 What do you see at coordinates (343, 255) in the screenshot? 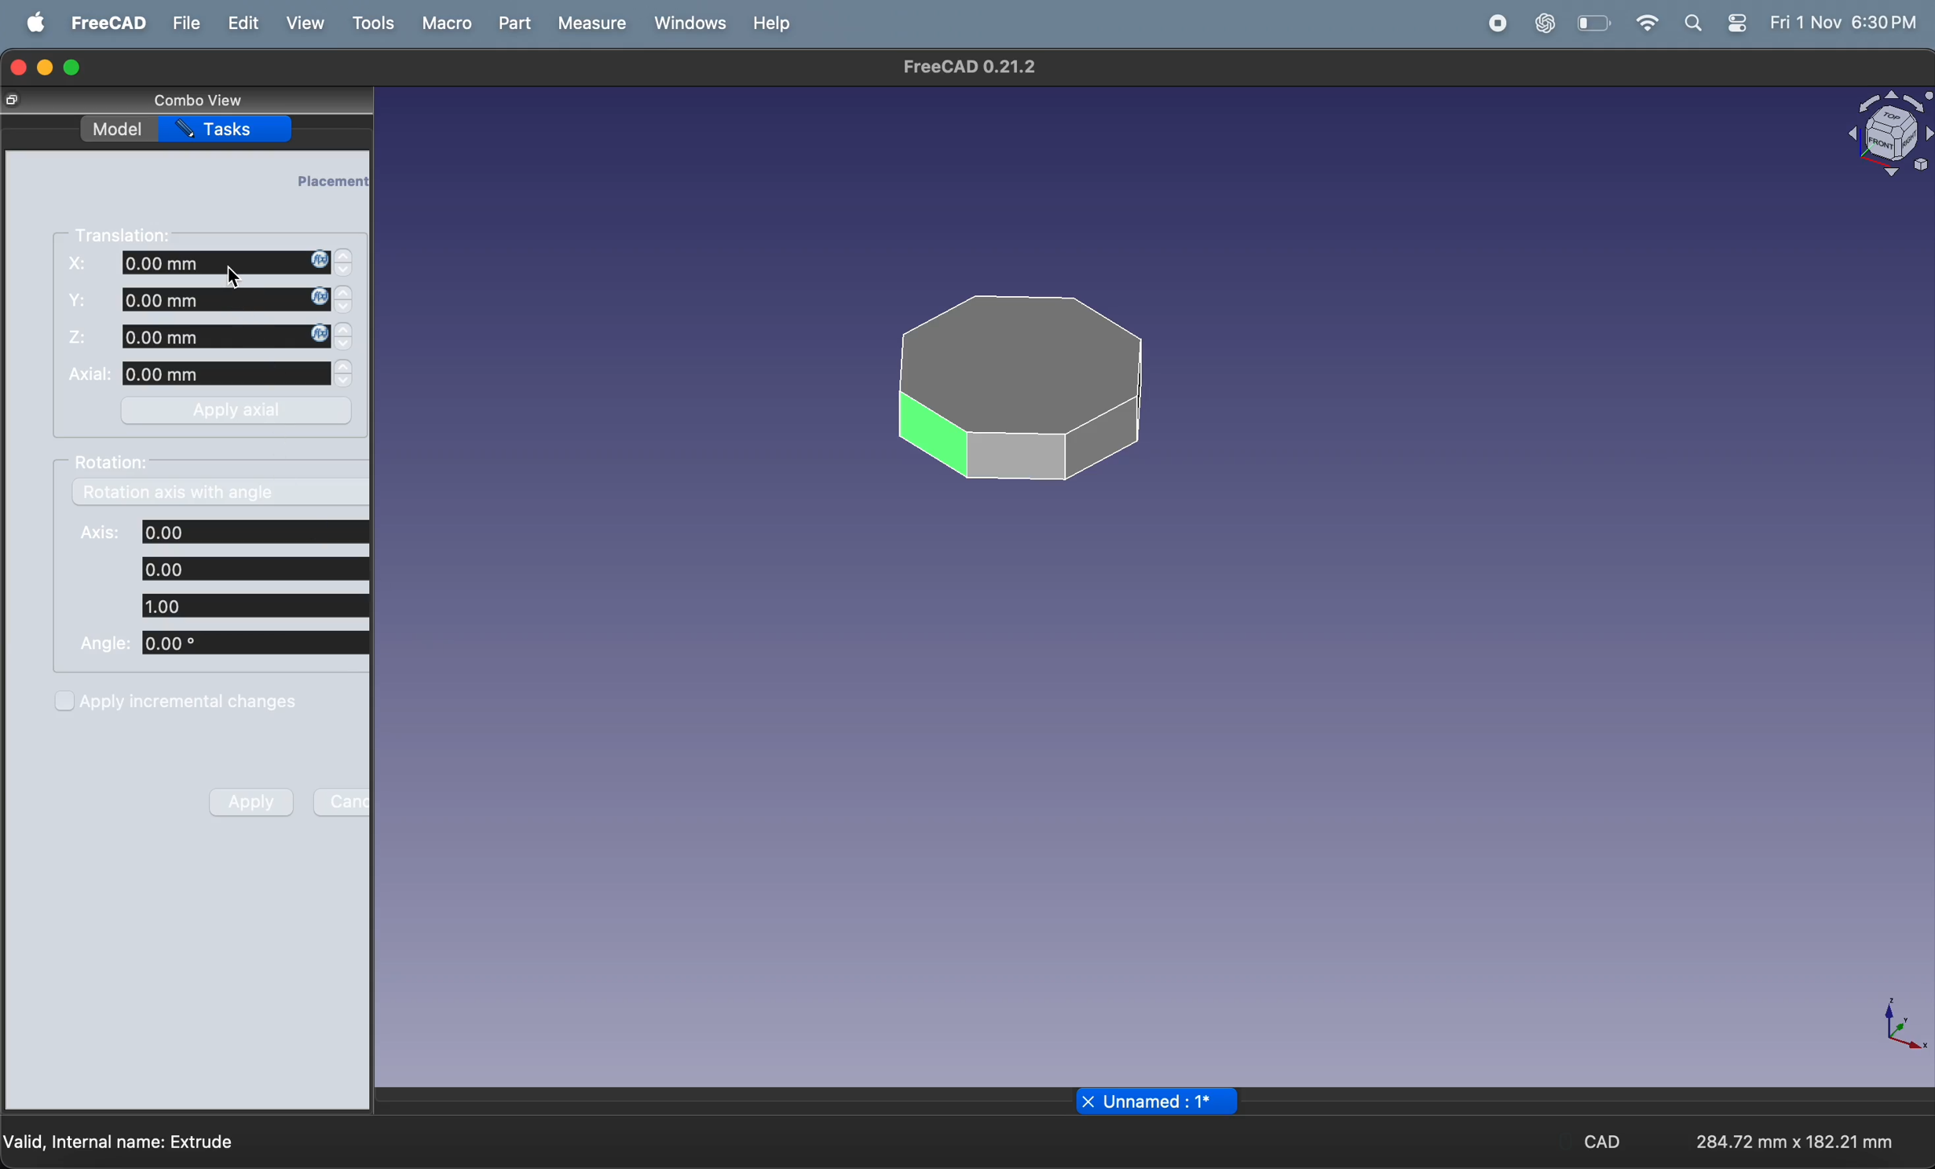
I see `Up` at bounding box center [343, 255].